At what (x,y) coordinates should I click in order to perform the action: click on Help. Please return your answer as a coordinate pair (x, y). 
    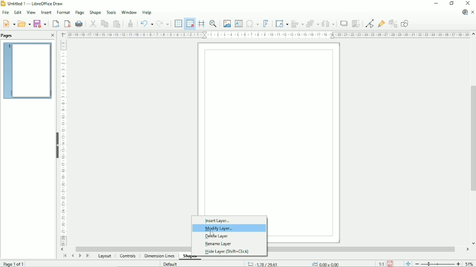
    Looking at the image, I should click on (146, 12).